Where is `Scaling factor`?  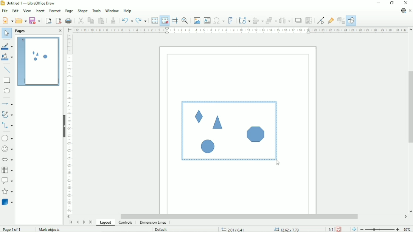 Scaling factor is located at coordinates (331, 229).